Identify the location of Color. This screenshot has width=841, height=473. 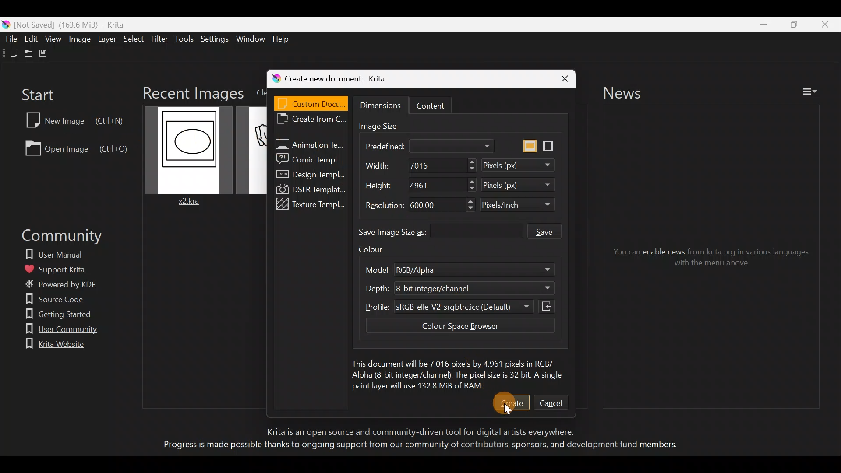
(380, 252).